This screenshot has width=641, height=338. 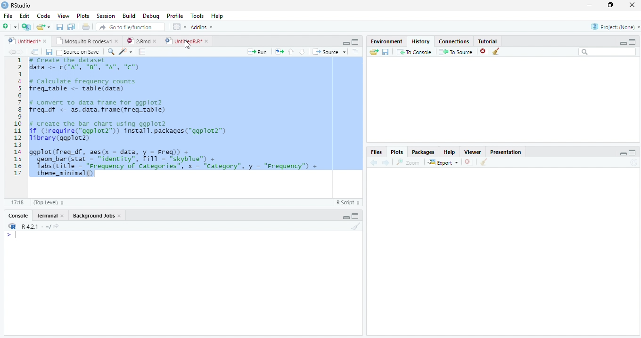 What do you see at coordinates (330, 52) in the screenshot?
I see `Source` at bounding box center [330, 52].